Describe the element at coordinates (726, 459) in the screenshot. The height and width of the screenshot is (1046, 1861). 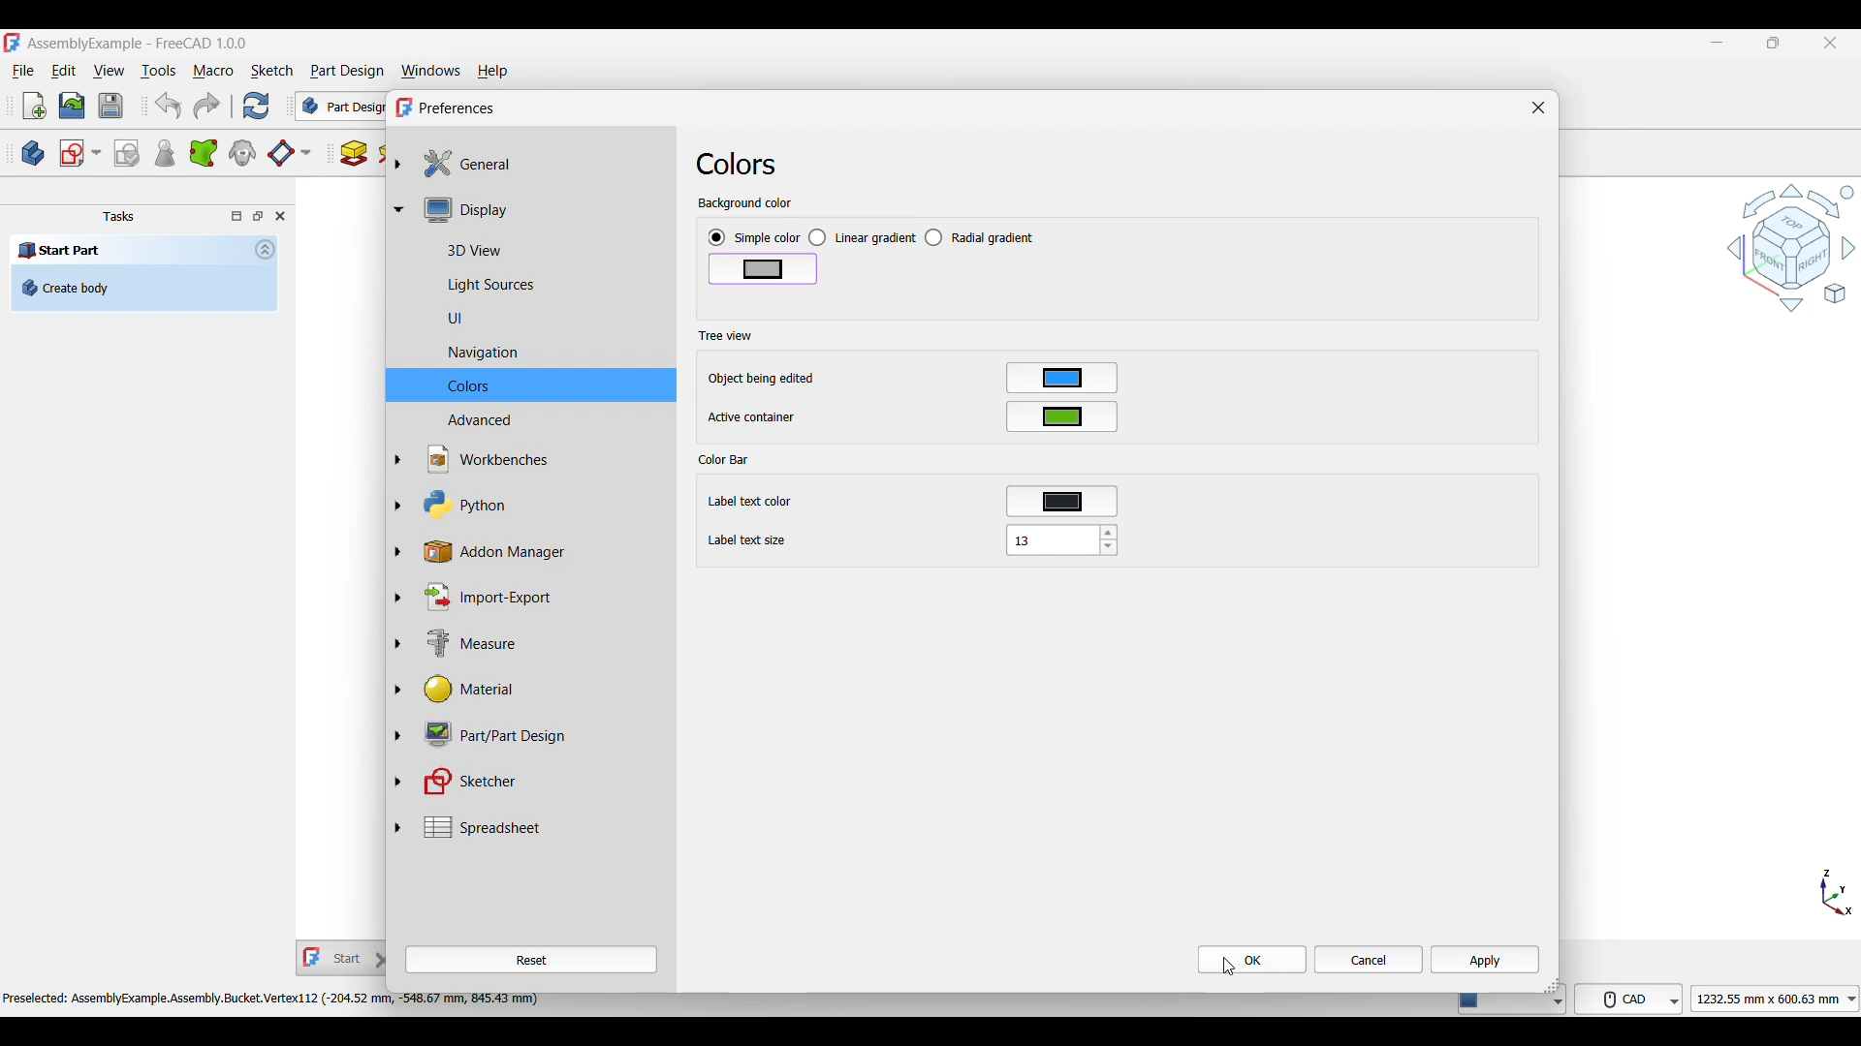
I see `Section title` at that location.